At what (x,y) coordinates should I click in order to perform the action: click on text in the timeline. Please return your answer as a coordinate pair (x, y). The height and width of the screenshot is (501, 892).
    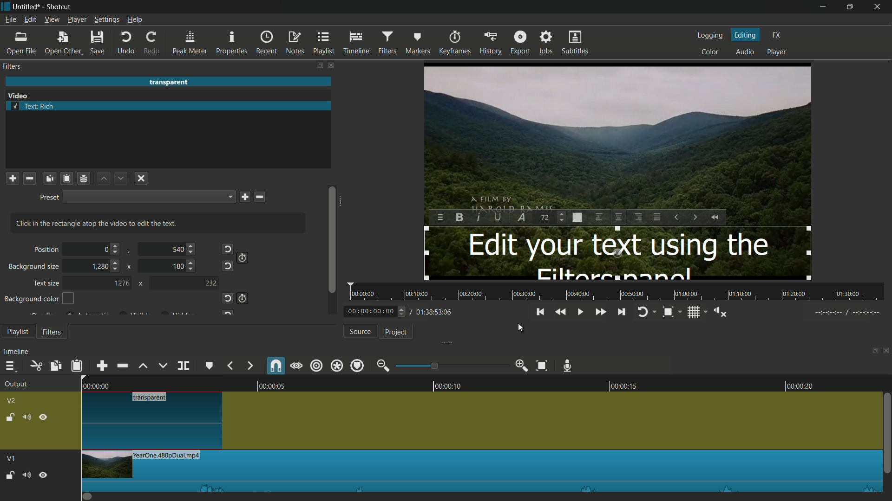
    Looking at the image, I should click on (154, 421).